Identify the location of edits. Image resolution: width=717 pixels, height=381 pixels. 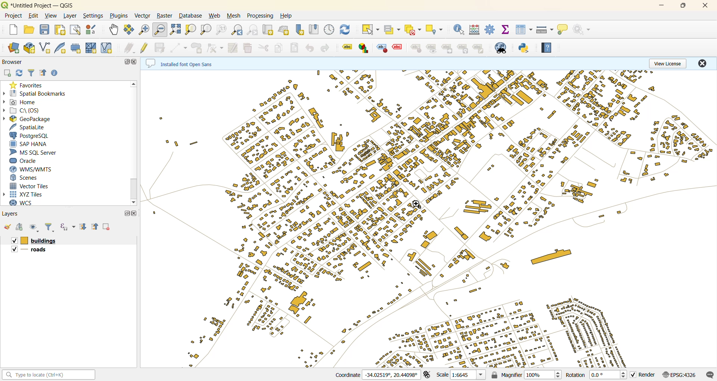
(129, 48).